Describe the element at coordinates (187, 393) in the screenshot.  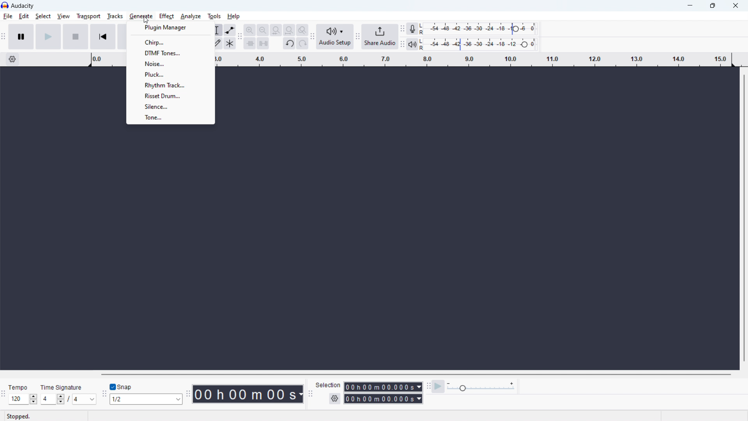
I see `time toolbar` at that location.